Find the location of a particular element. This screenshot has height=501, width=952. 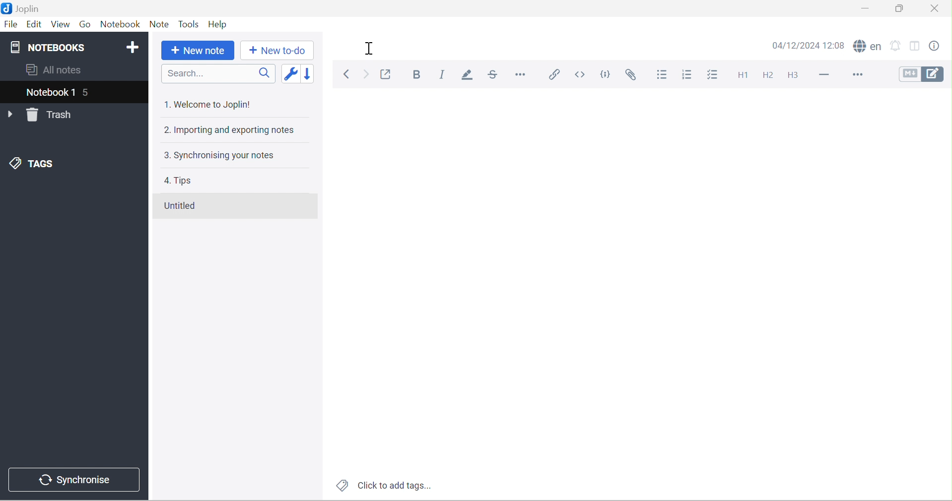

View is located at coordinates (61, 24).